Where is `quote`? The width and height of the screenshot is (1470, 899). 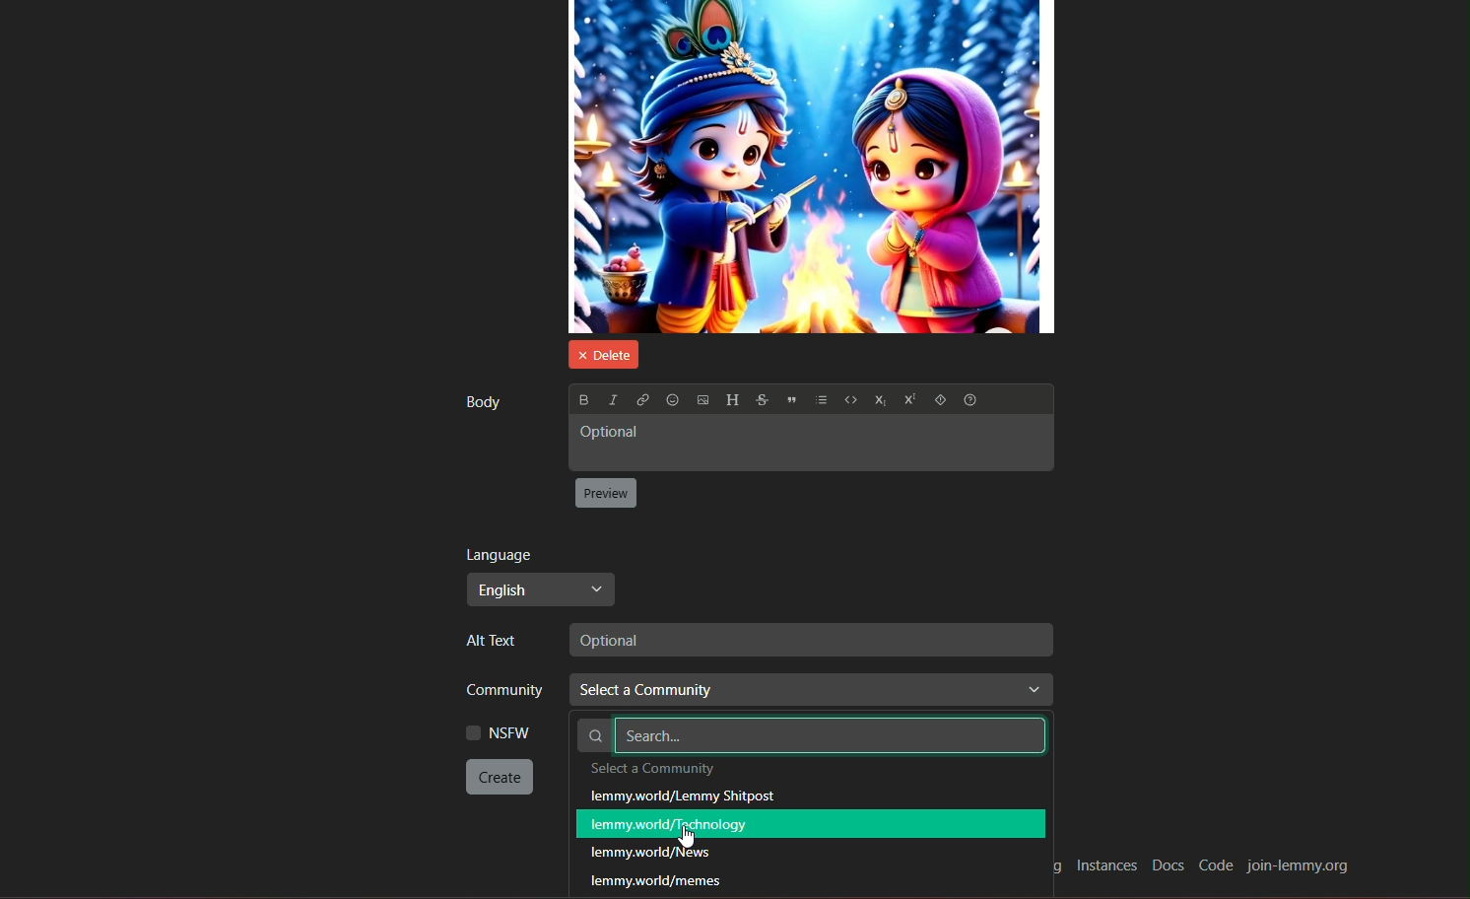
quote is located at coordinates (792, 402).